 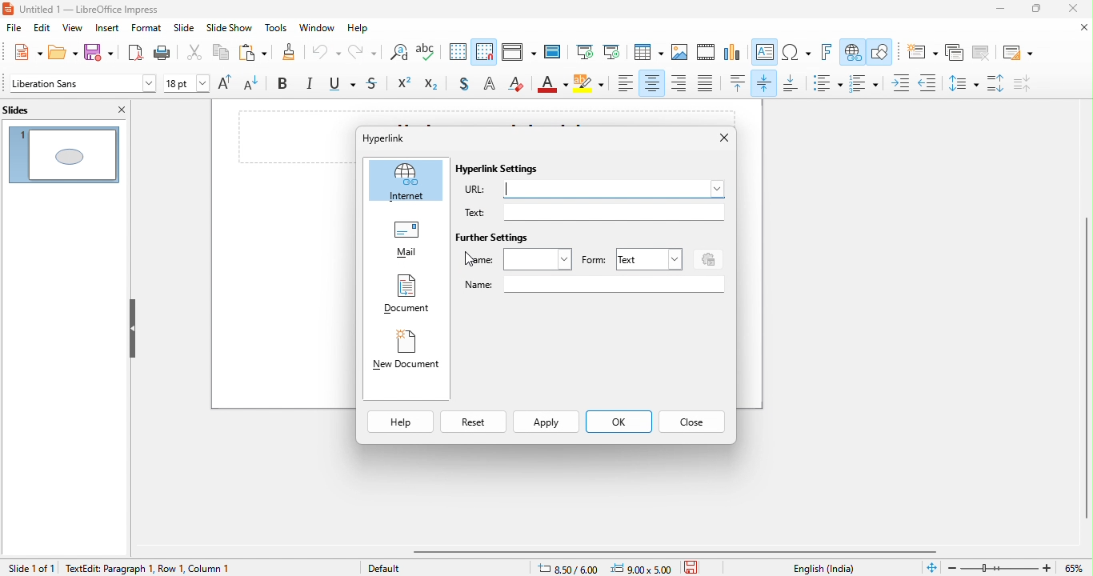 What do you see at coordinates (30, 109) in the screenshot?
I see `slides` at bounding box center [30, 109].